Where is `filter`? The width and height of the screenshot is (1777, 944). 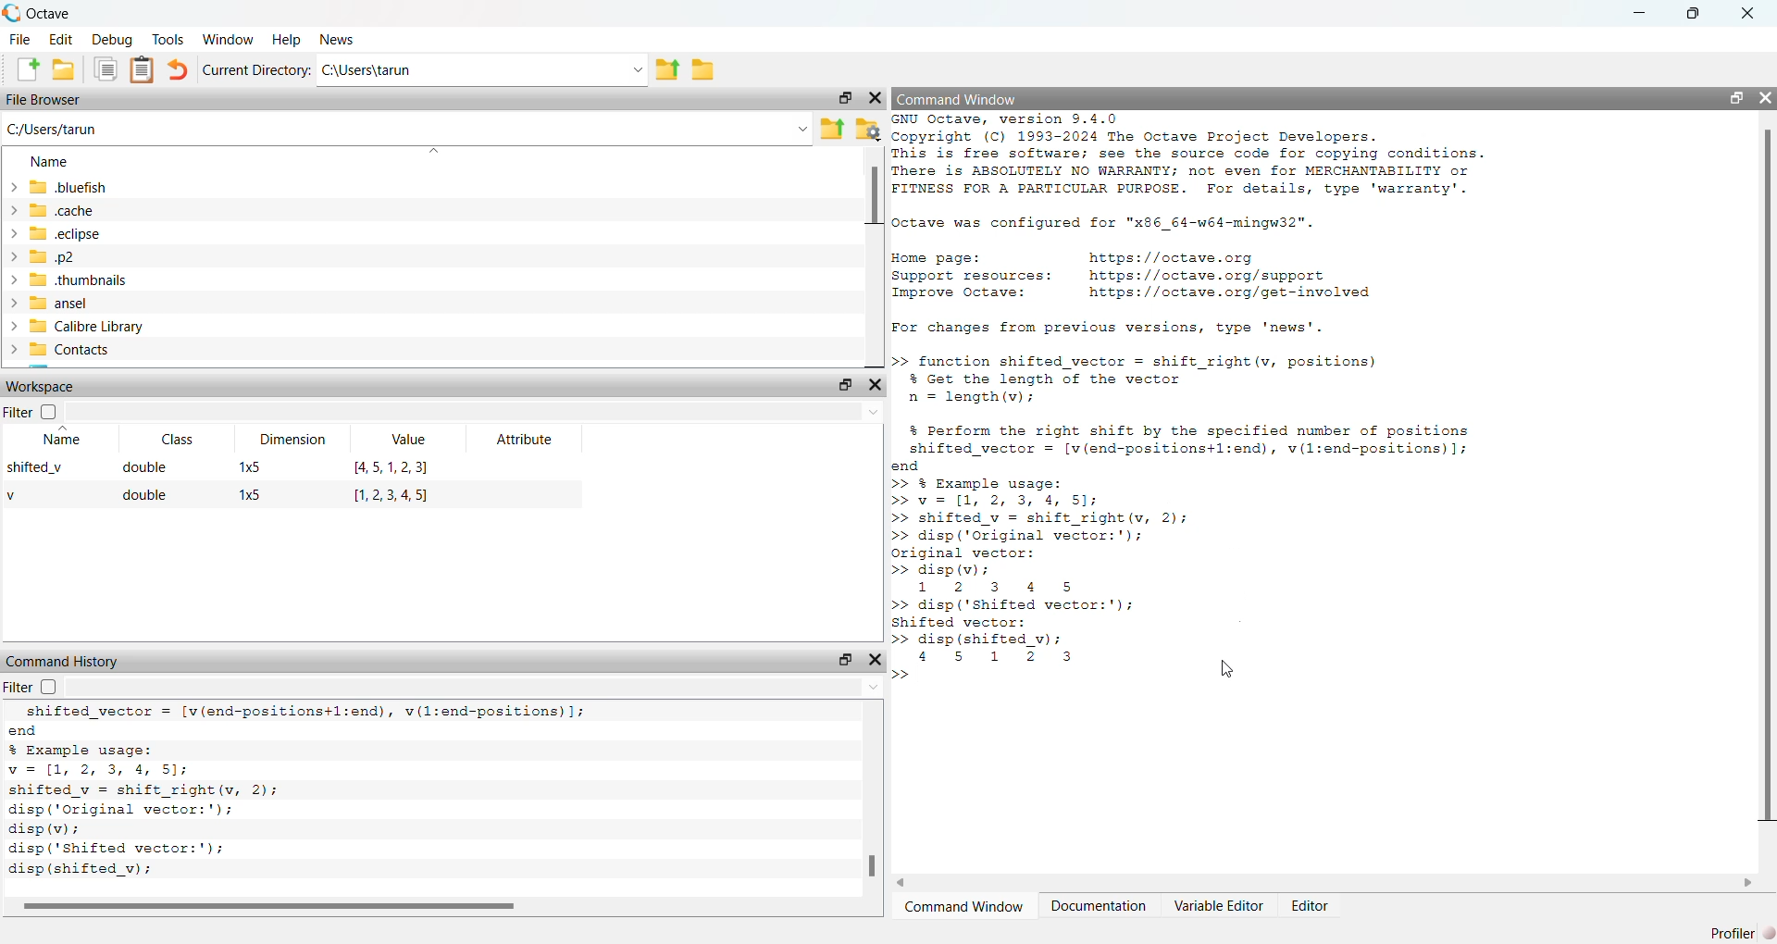 filter is located at coordinates (33, 409).